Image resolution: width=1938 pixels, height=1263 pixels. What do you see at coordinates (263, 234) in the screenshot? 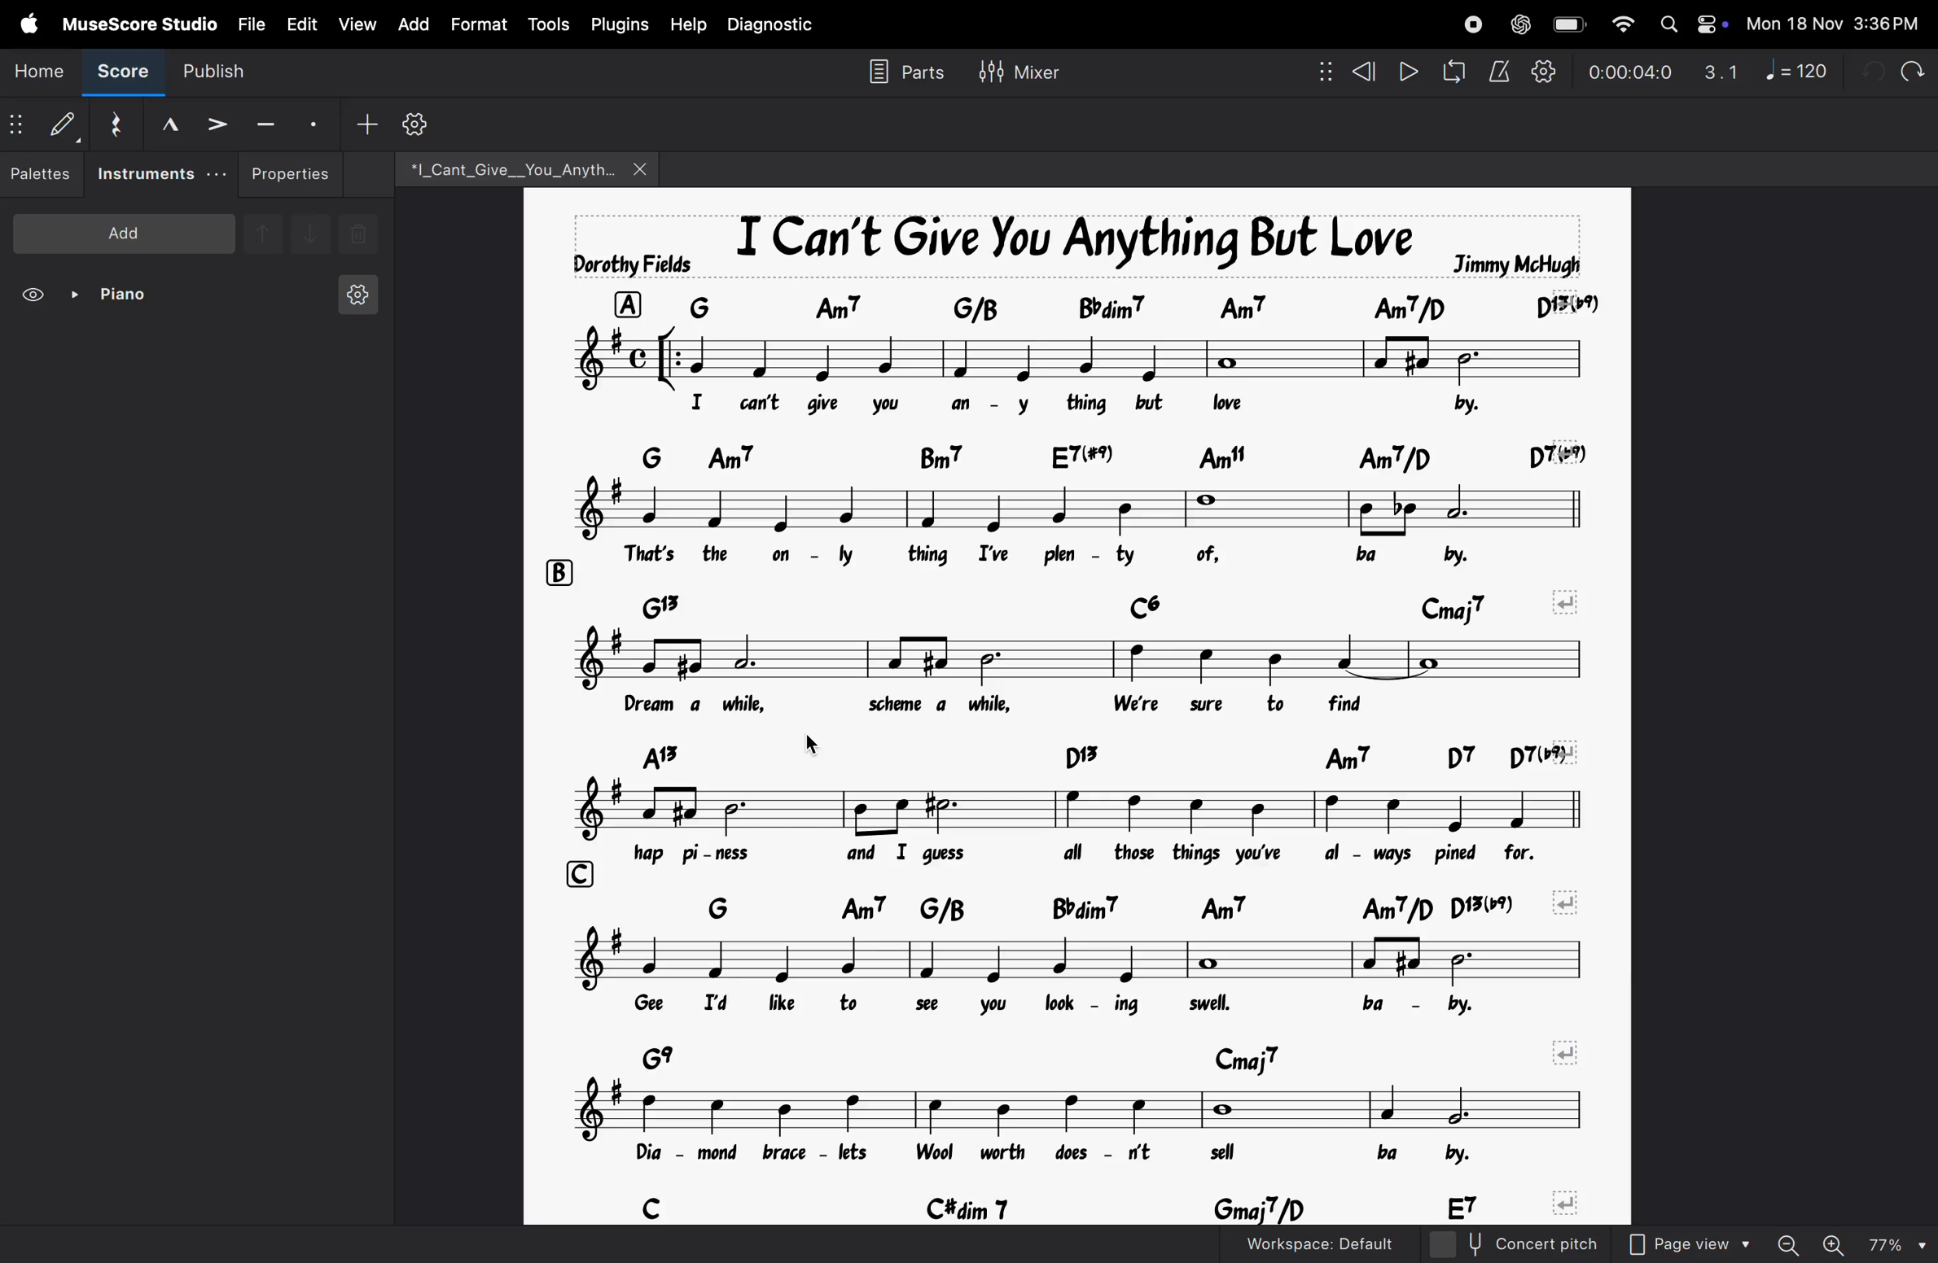
I see `up note` at bounding box center [263, 234].